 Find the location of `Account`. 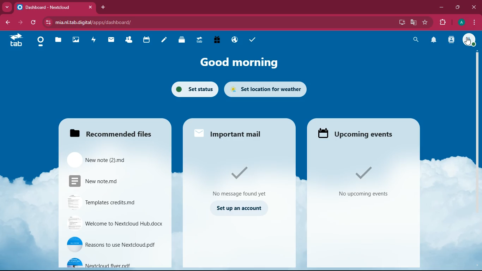

Account is located at coordinates (460, 22).